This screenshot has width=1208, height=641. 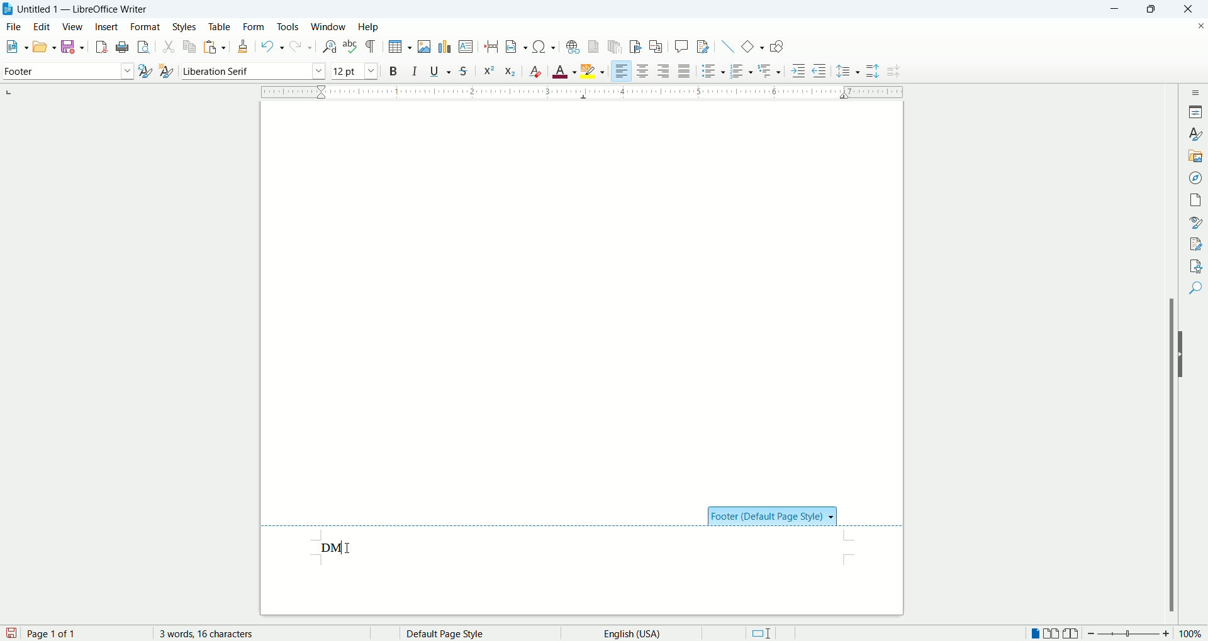 I want to click on font size, so click(x=354, y=70).